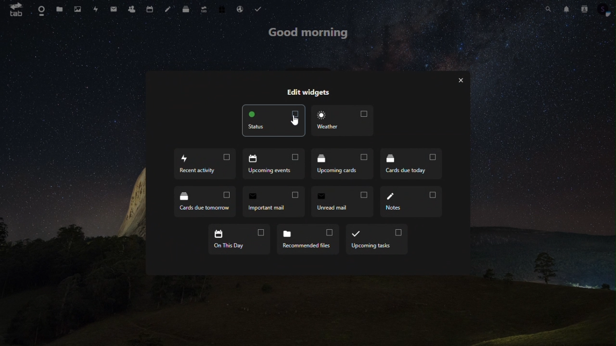  I want to click on Cursor, so click(294, 122).